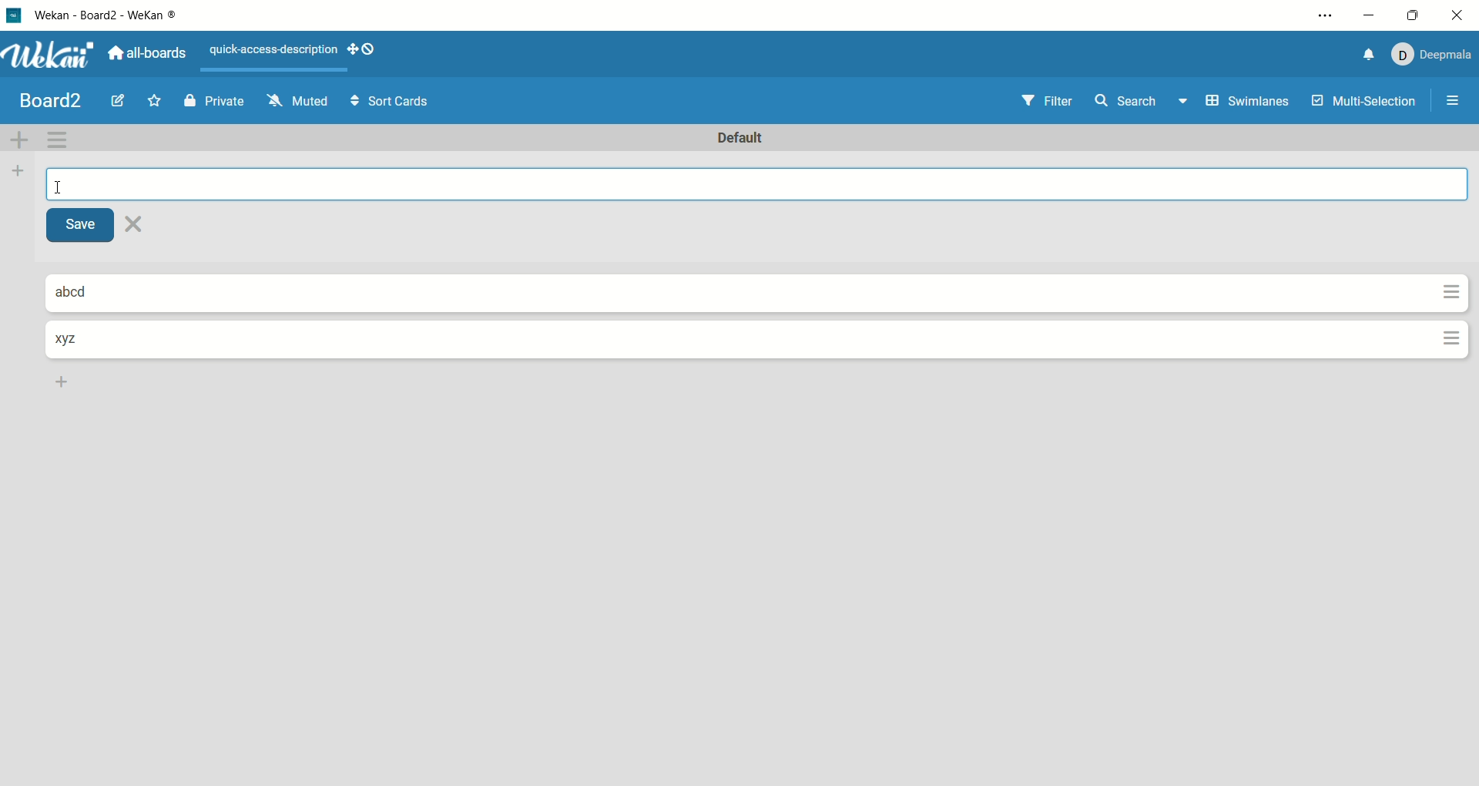 Image resolution: width=1479 pixels, height=786 pixels. Describe the element at coordinates (85, 227) in the screenshot. I see `save` at that location.